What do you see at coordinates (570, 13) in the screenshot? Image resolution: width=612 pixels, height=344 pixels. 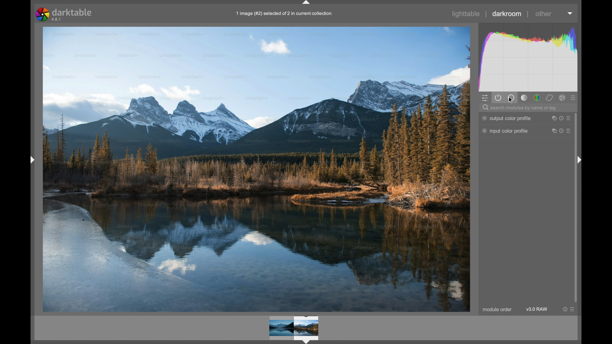 I see `dropdown` at bounding box center [570, 13].